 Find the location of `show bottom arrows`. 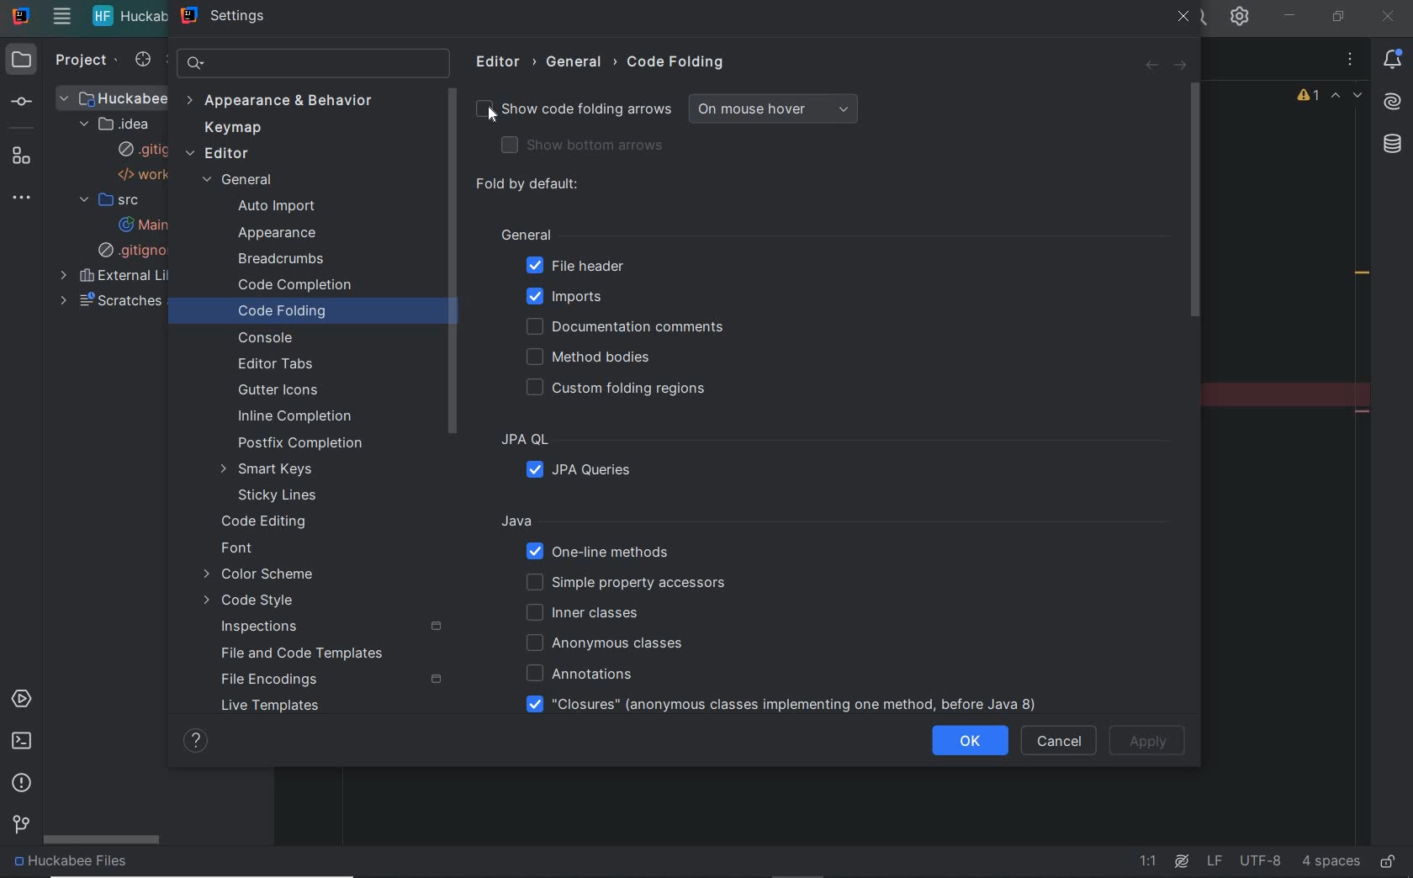

show bottom arrows is located at coordinates (577, 144).